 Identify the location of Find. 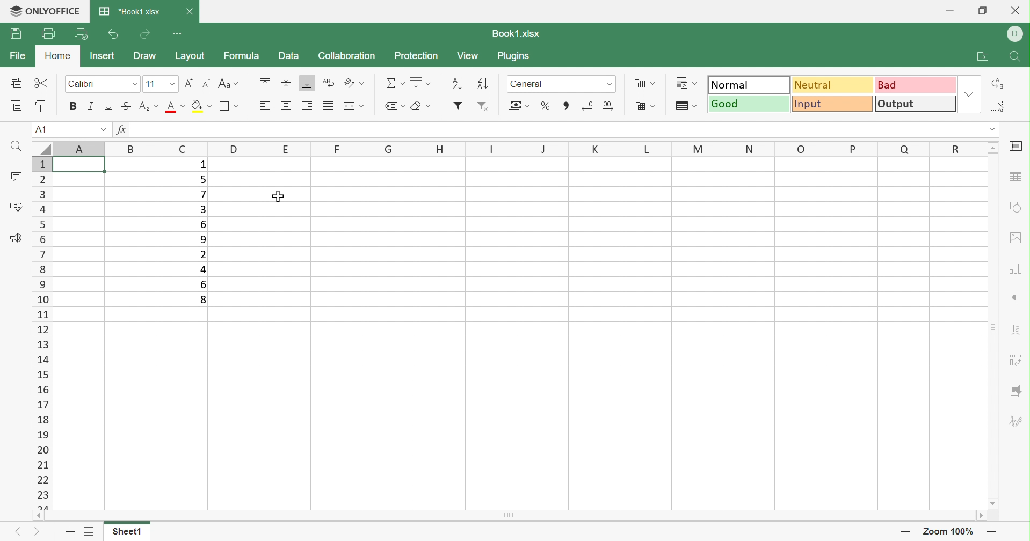
(14, 147).